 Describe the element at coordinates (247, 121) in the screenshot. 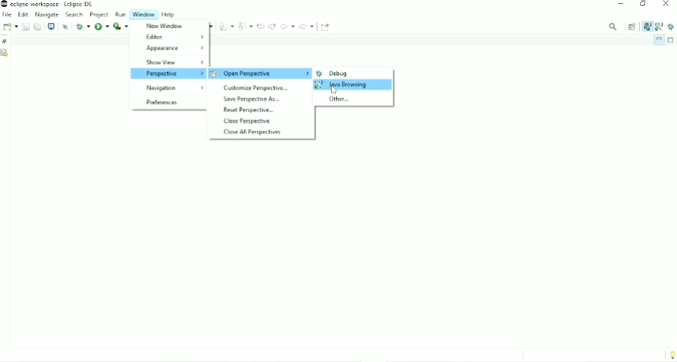

I see `Close Perspective` at that location.